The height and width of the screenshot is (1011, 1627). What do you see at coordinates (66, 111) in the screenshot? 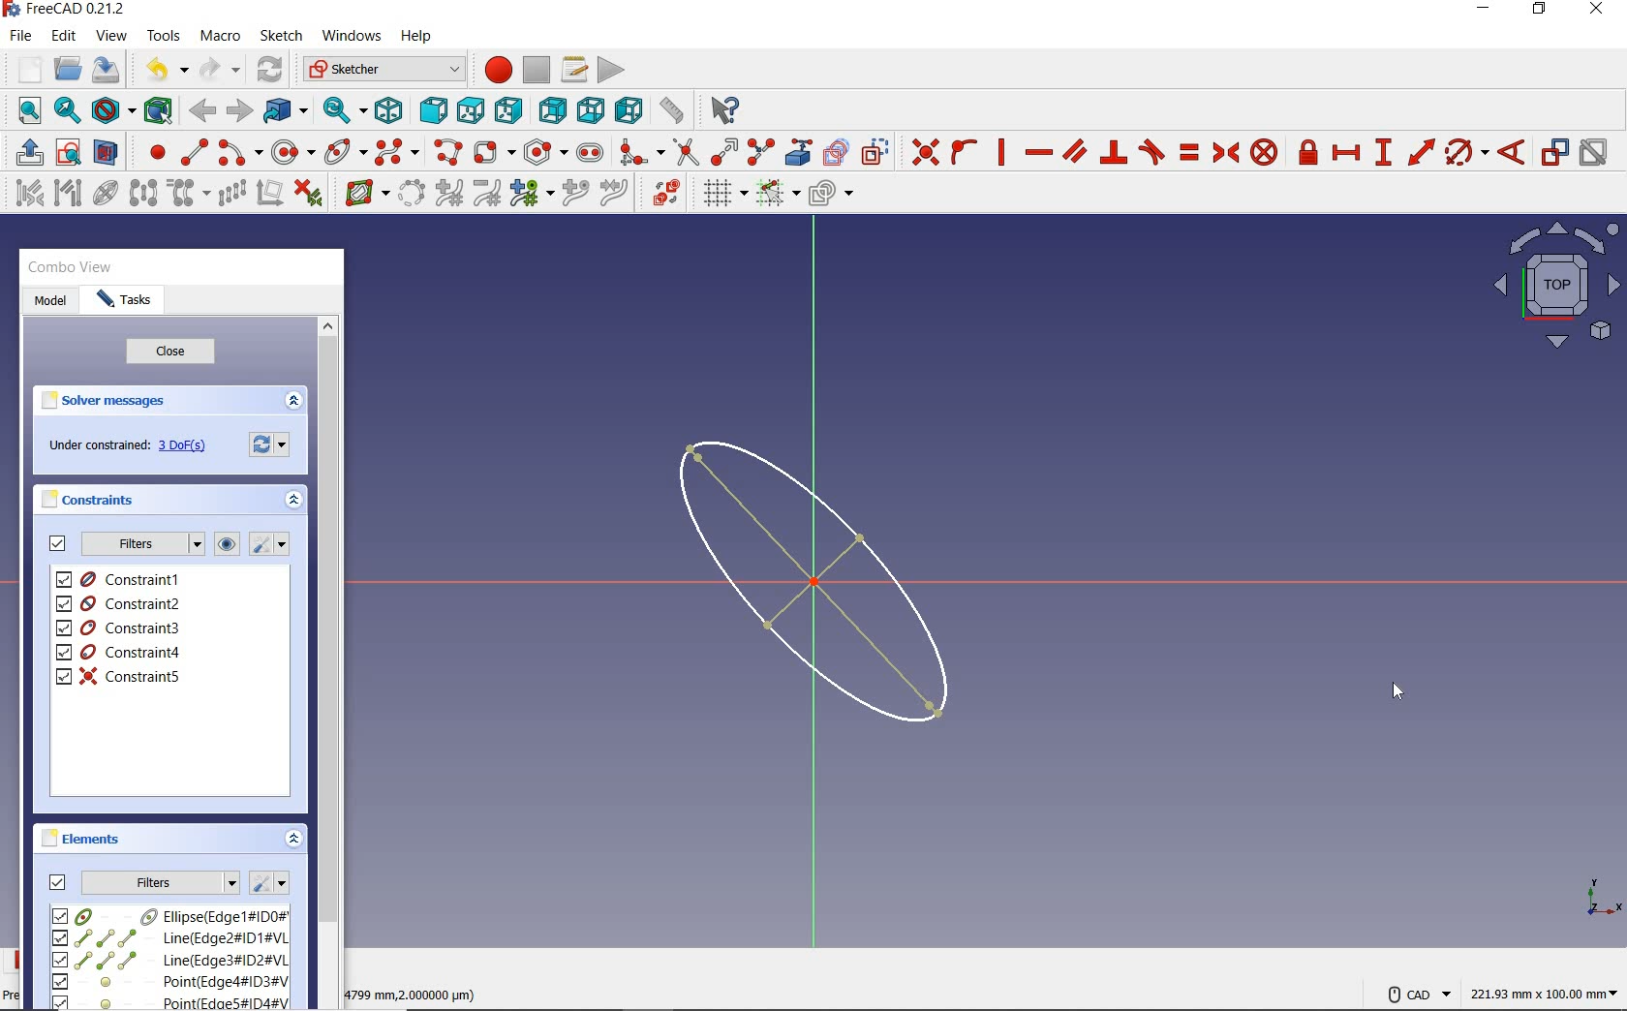
I see `fit selection` at bounding box center [66, 111].